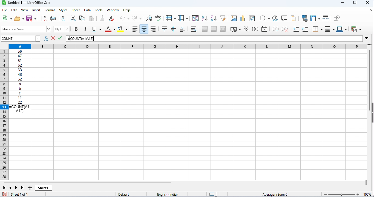  I want to click on sheet 1 of 1, so click(27, 194).